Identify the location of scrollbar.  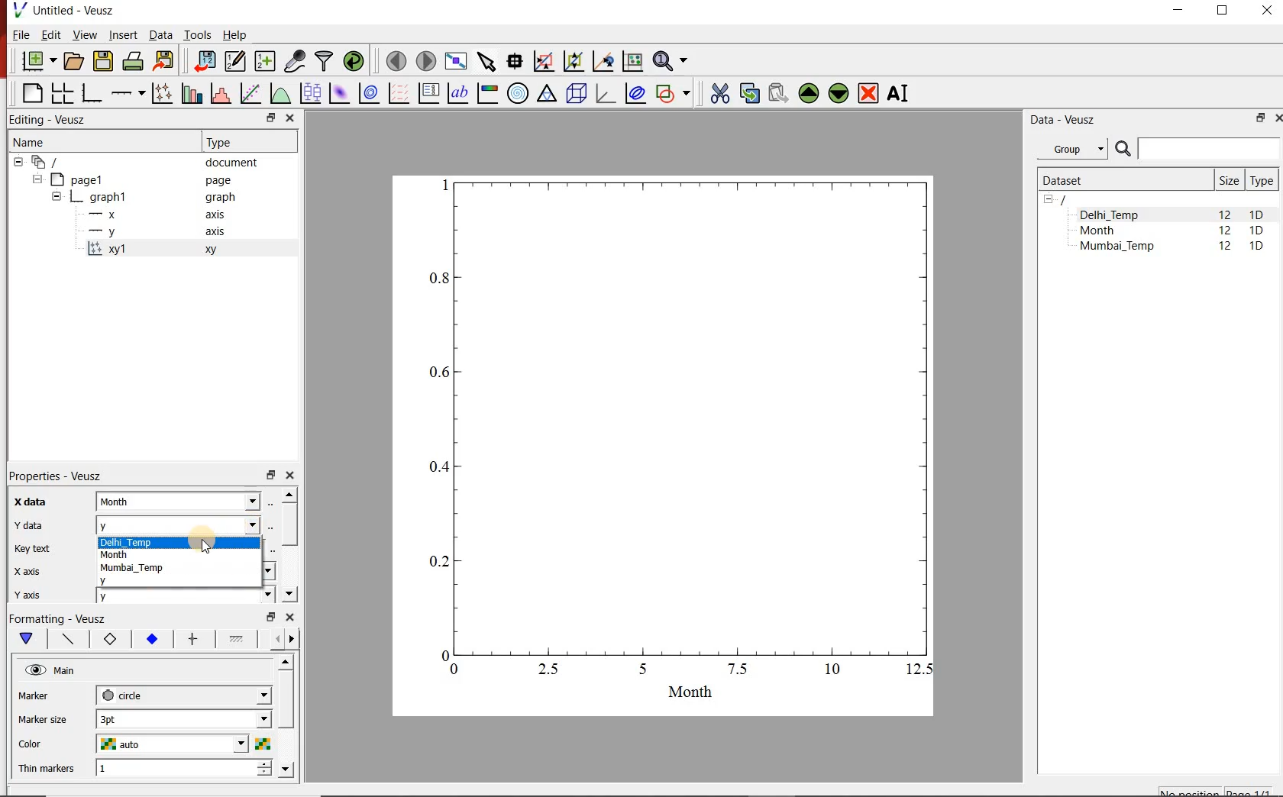
(289, 545).